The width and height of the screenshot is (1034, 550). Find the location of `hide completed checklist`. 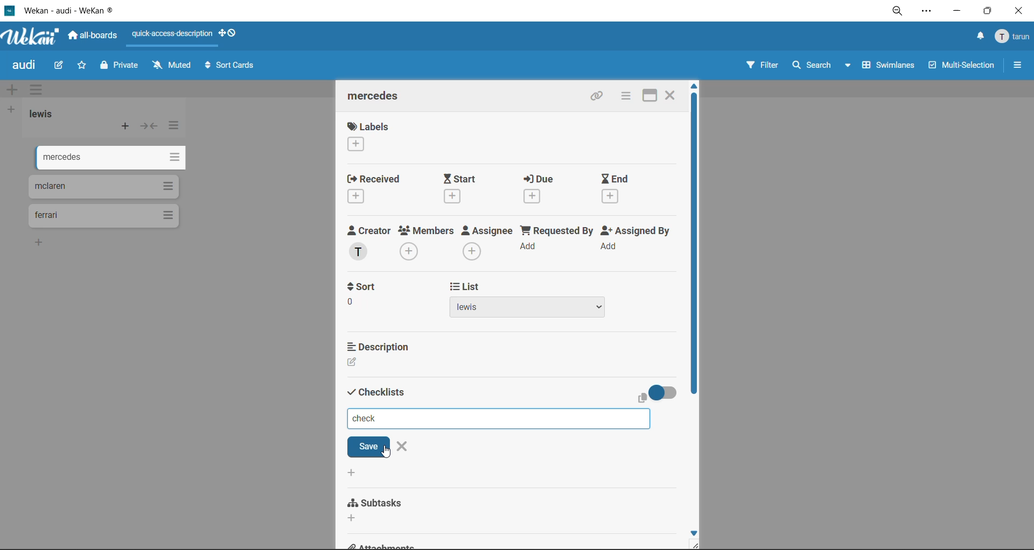

hide completed checklist is located at coordinates (667, 391).